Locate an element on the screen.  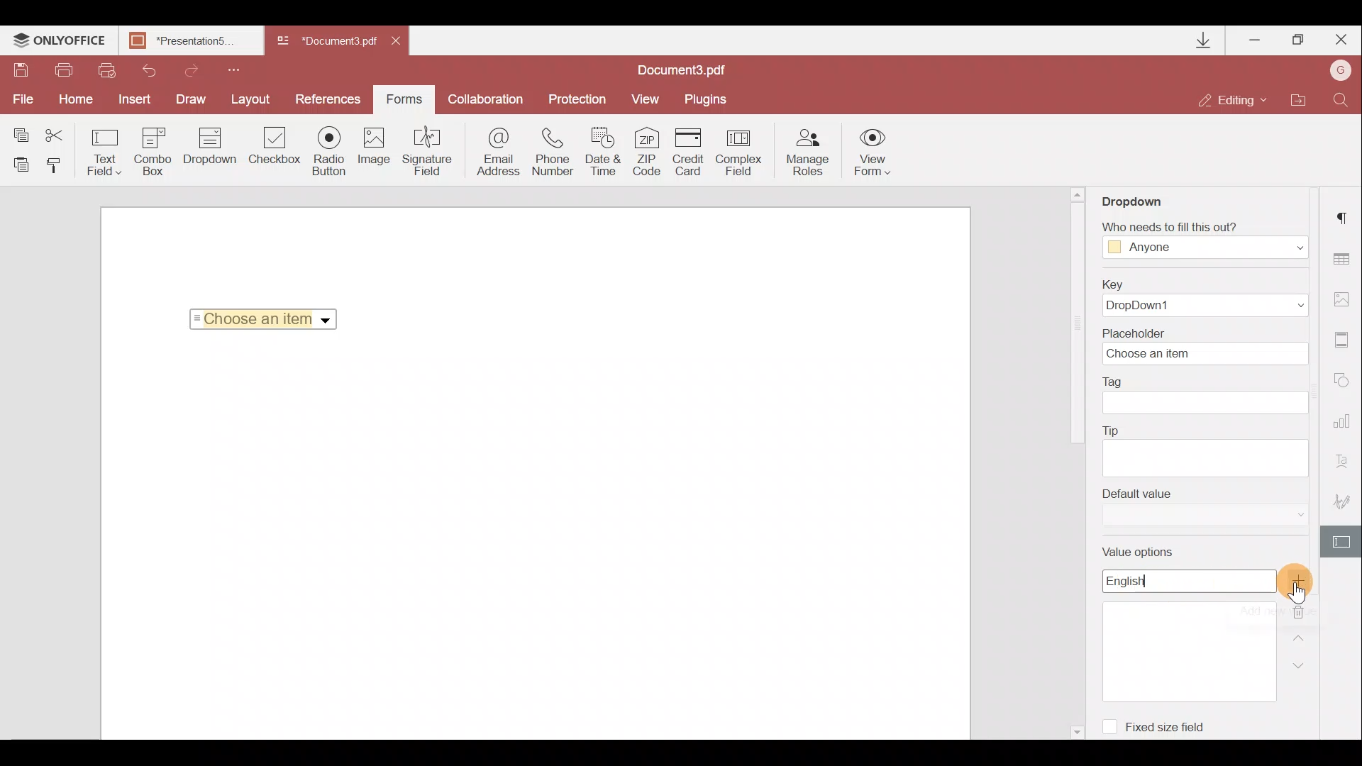
Tag is located at coordinates (1206, 395).